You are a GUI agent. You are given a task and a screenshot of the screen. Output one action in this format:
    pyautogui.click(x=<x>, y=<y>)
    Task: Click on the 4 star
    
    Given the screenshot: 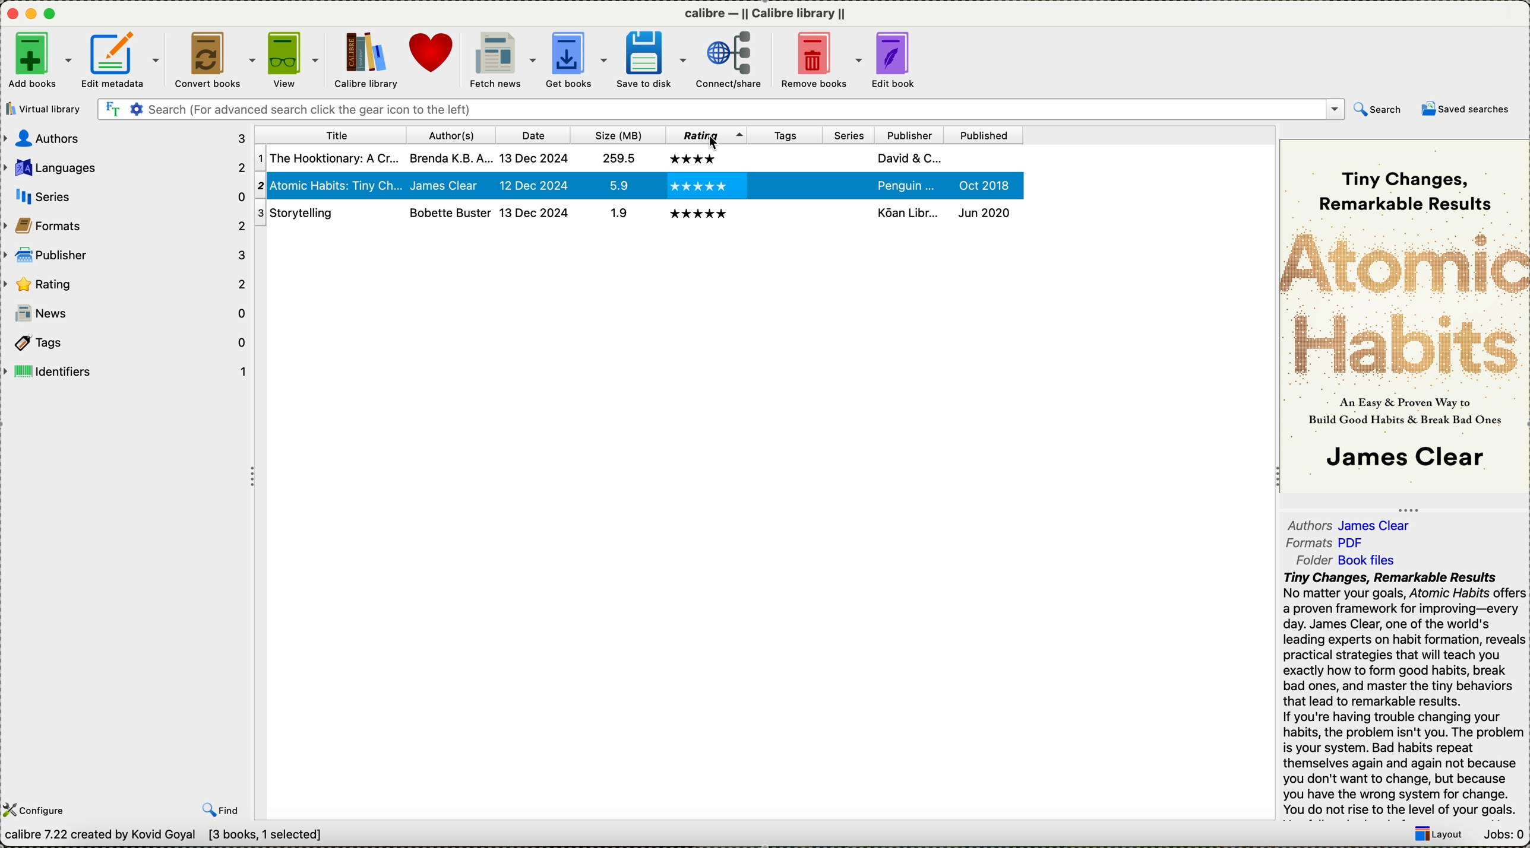 What is the action you would take?
    pyautogui.click(x=696, y=158)
    